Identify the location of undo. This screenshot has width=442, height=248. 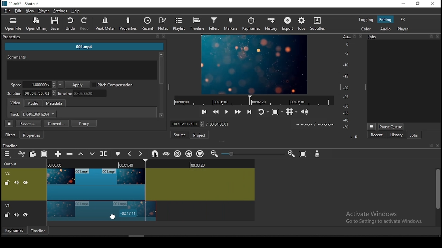
(70, 24).